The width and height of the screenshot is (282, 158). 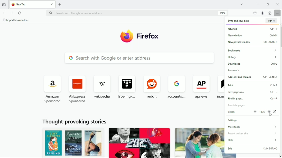 I want to click on new tab, so click(x=251, y=29).